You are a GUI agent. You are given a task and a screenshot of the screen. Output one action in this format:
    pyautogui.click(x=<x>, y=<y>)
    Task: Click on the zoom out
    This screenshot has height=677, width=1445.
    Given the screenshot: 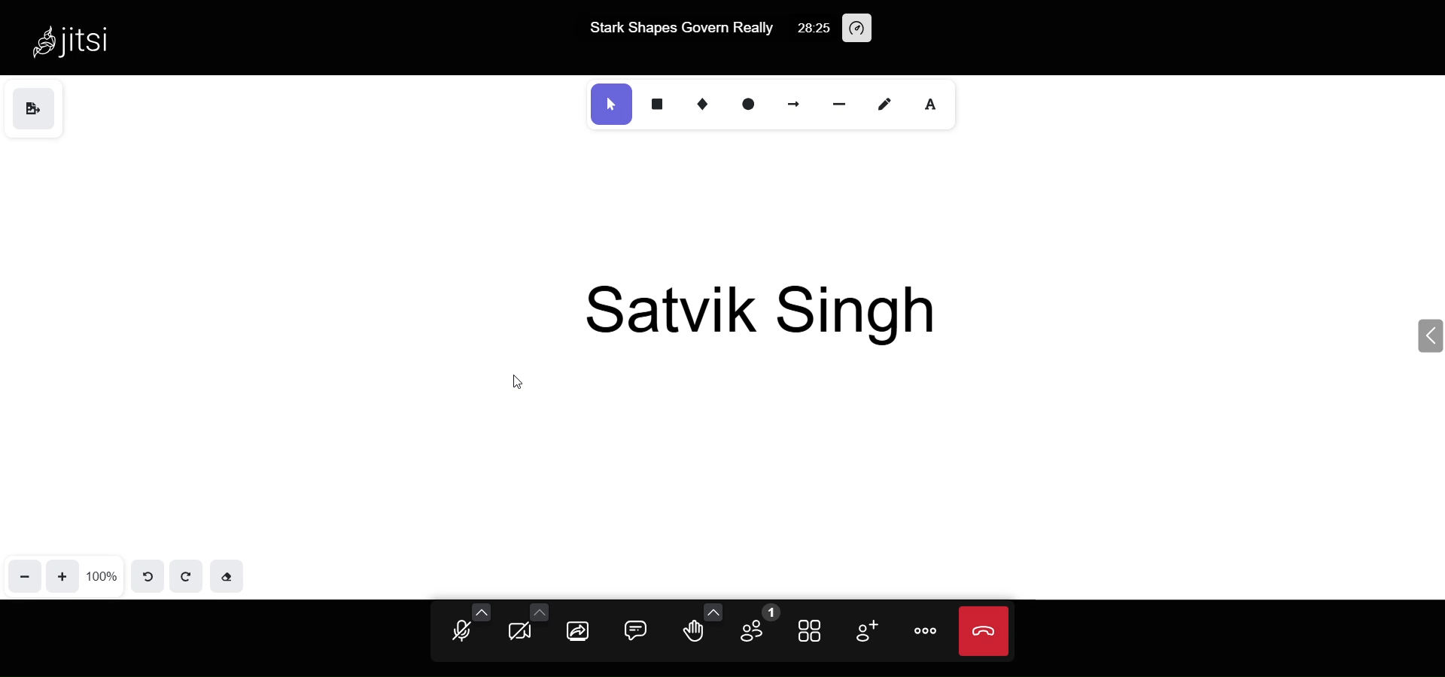 What is the action you would take?
    pyautogui.click(x=26, y=575)
    